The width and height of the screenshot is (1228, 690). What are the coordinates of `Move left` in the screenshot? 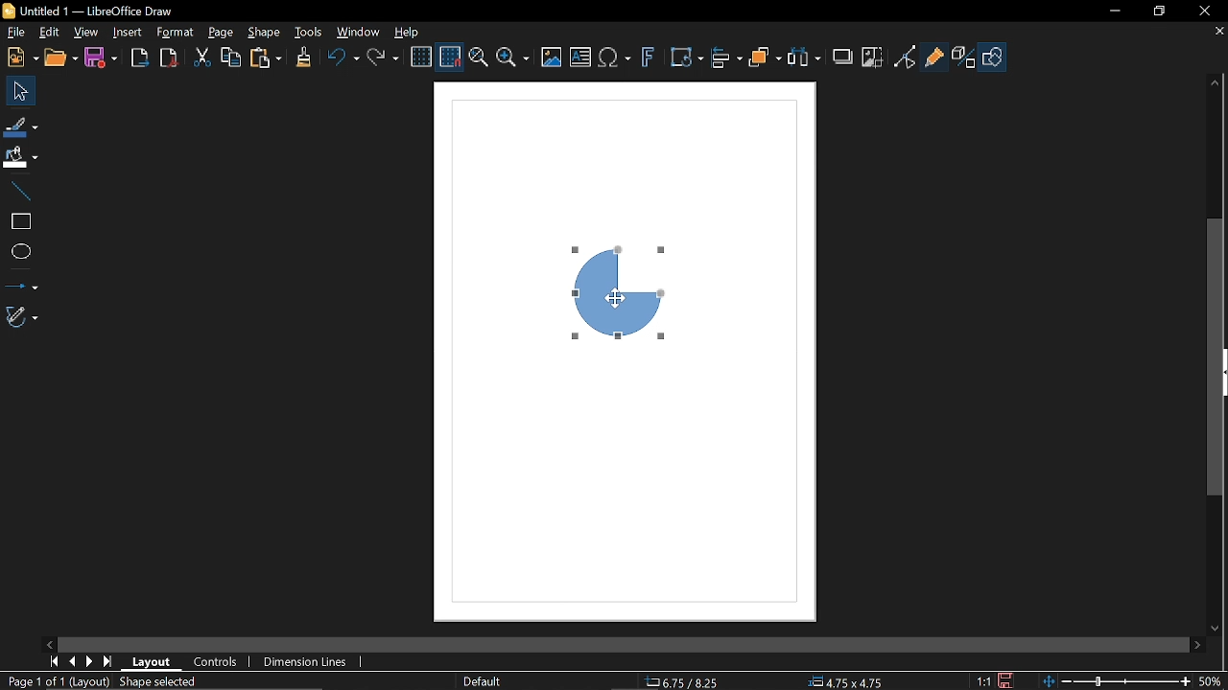 It's located at (49, 642).